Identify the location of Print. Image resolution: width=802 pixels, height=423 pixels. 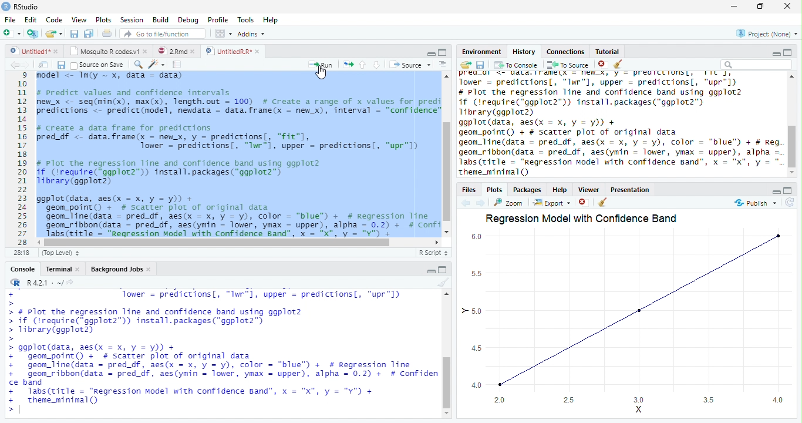
(107, 34).